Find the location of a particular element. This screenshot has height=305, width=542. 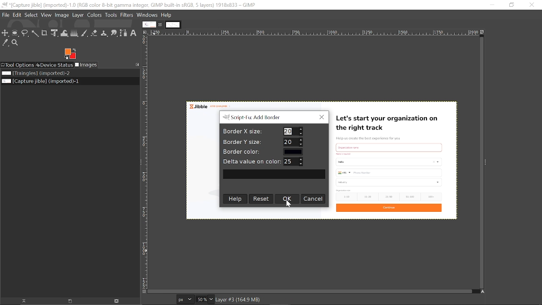

Raise the image display is located at coordinates (22, 301).